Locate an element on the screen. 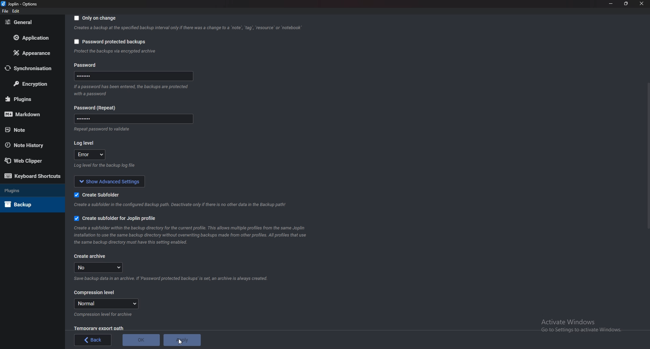 This screenshot has width=650, height=349. Scroll bar is located at coordinates (648, 156).